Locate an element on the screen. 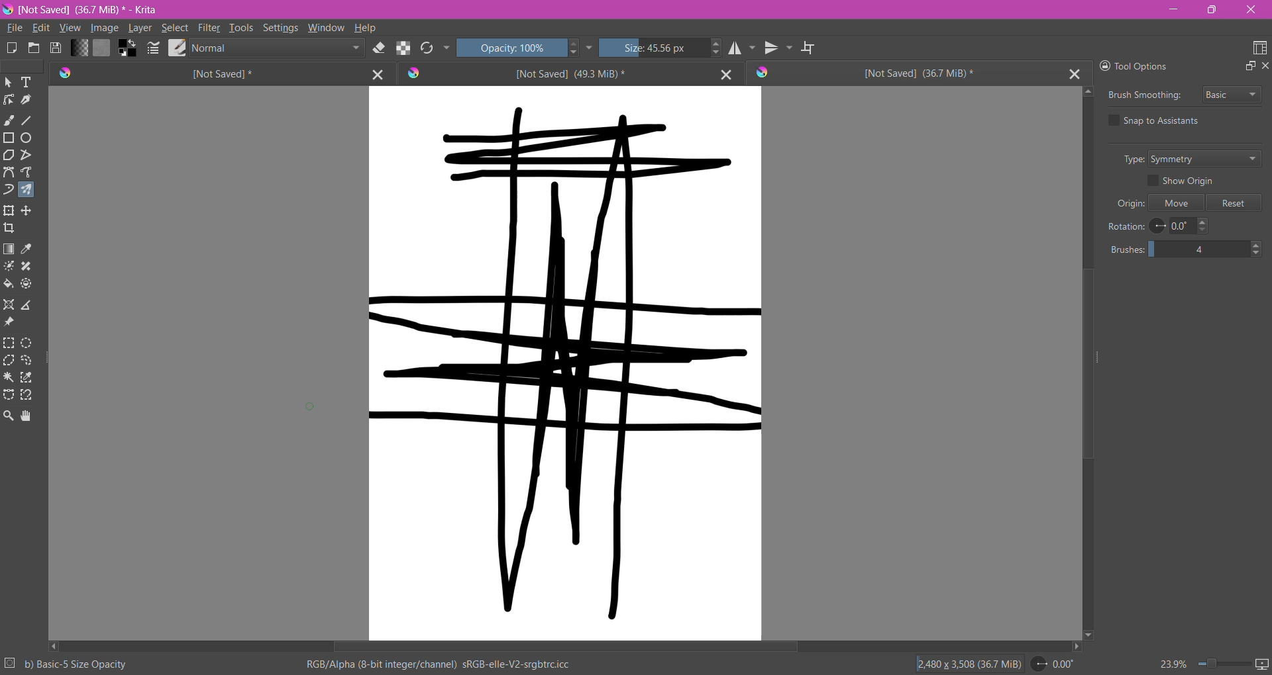 The image size is (1272, 675). Polyline Tool is located at coordinates (26, 155).